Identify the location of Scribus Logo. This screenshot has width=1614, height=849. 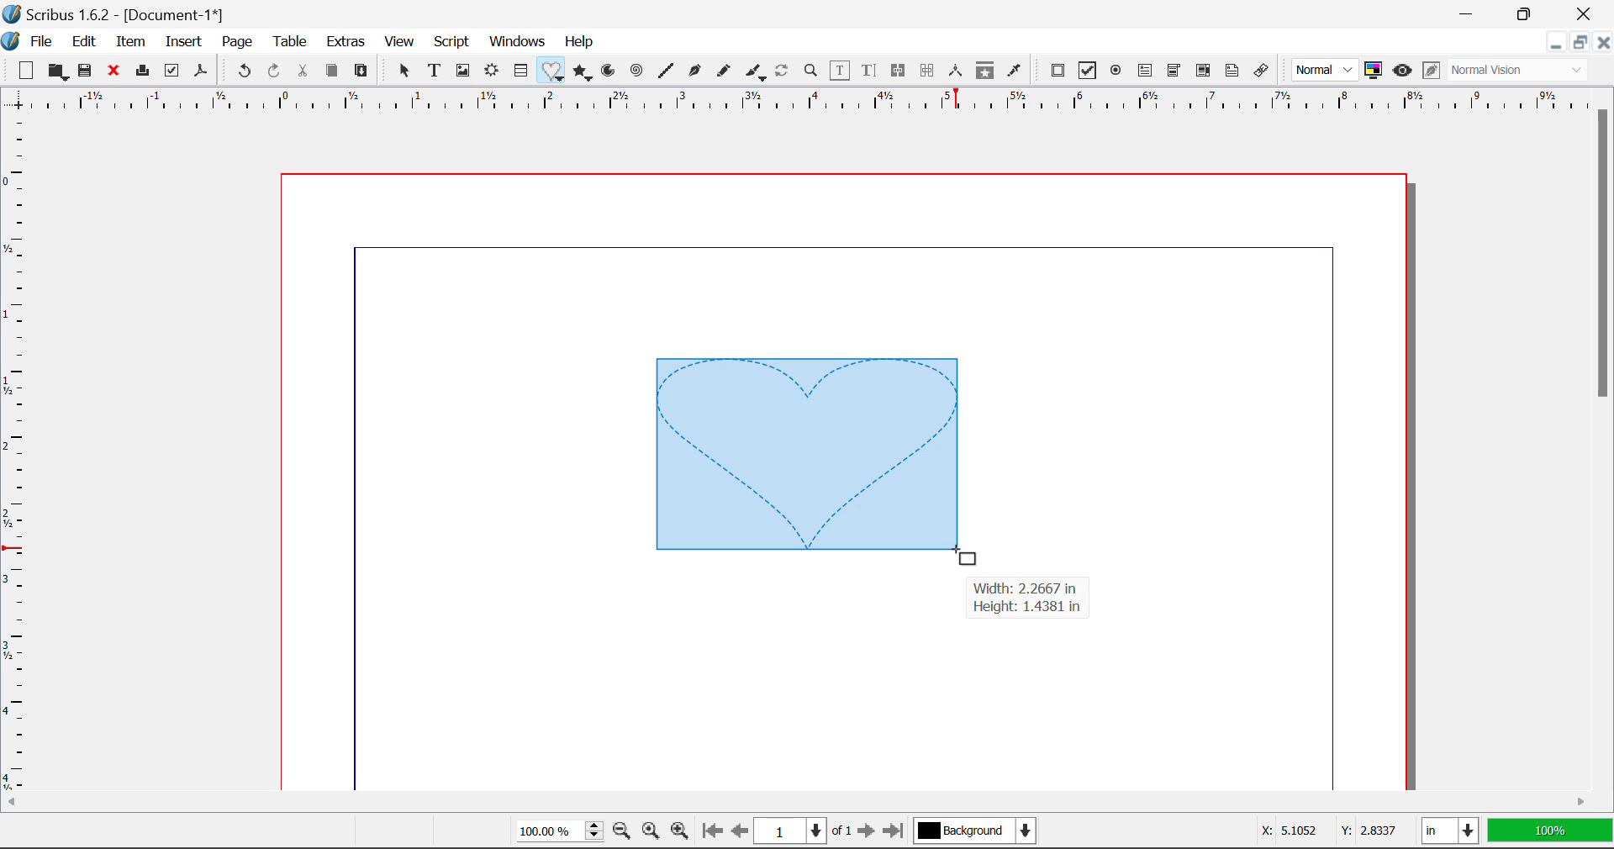
(10, 42).